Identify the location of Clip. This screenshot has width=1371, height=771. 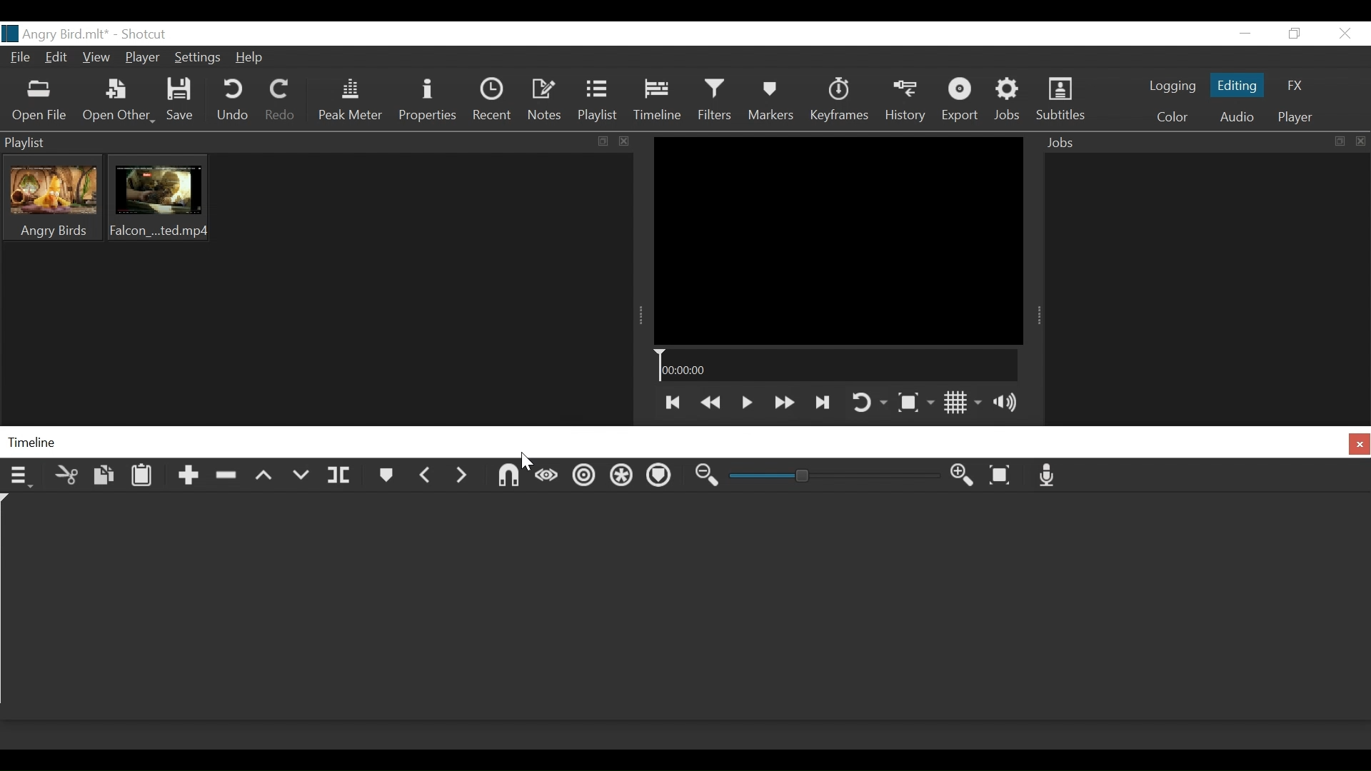
(158, 198).